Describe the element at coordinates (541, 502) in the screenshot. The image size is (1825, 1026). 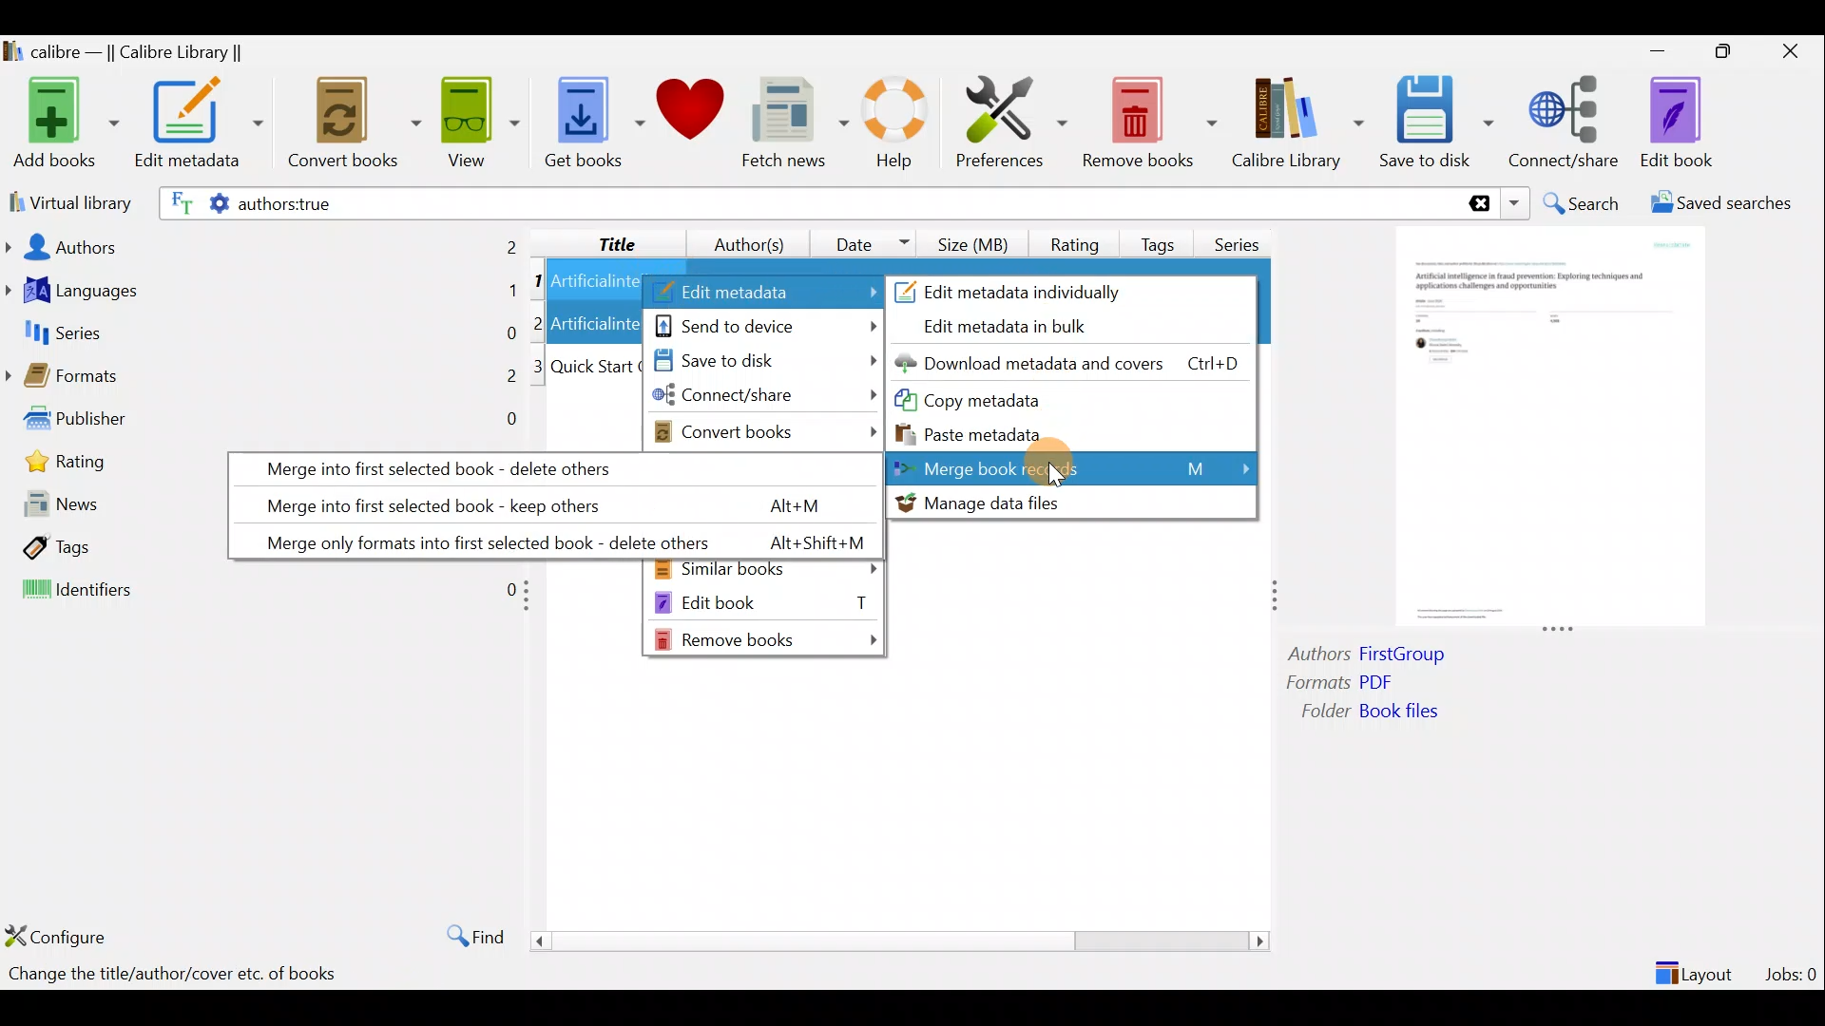
I see `Merge into first selected book - keep others  Alt+M` at that location.